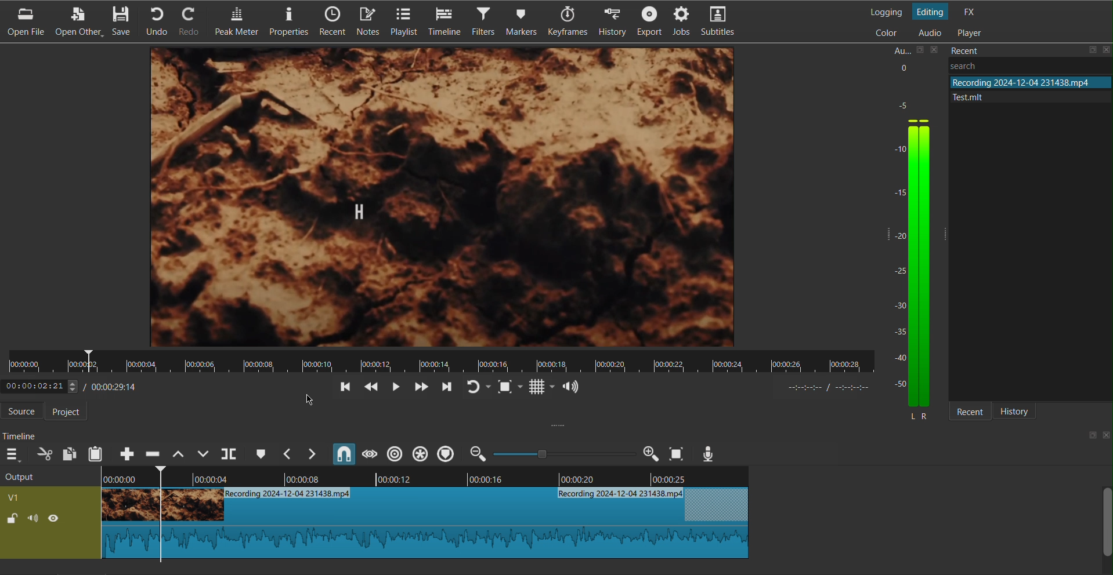 The width and height of the screenshot is (1113, 575). What do you see at coordinates (651, 23) in the screenshot?
I see `Export` at bounding box center [651, 23].